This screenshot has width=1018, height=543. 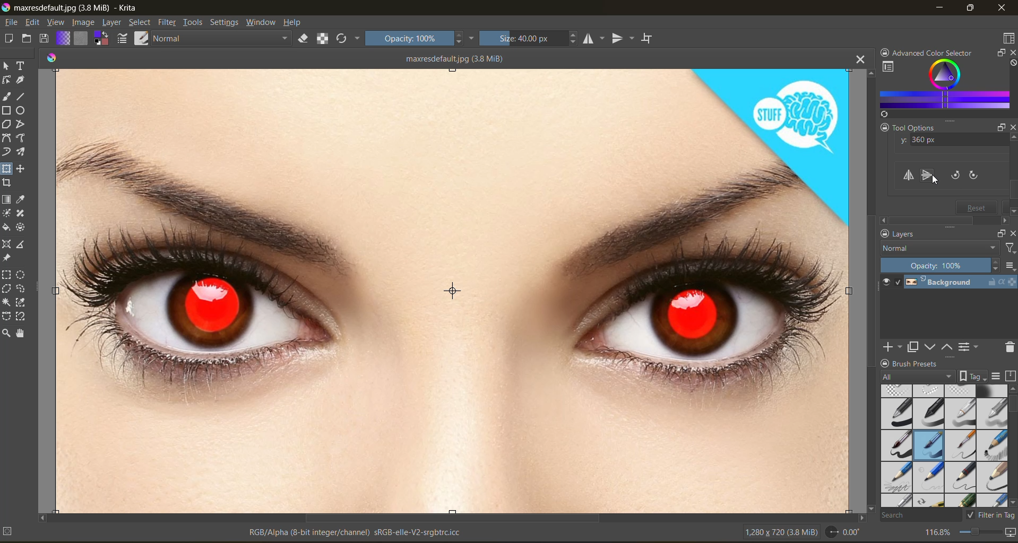 What do you see at coordinates (195, 22) in the screenshot?
I see `tools` at bounding box center [195, 22].